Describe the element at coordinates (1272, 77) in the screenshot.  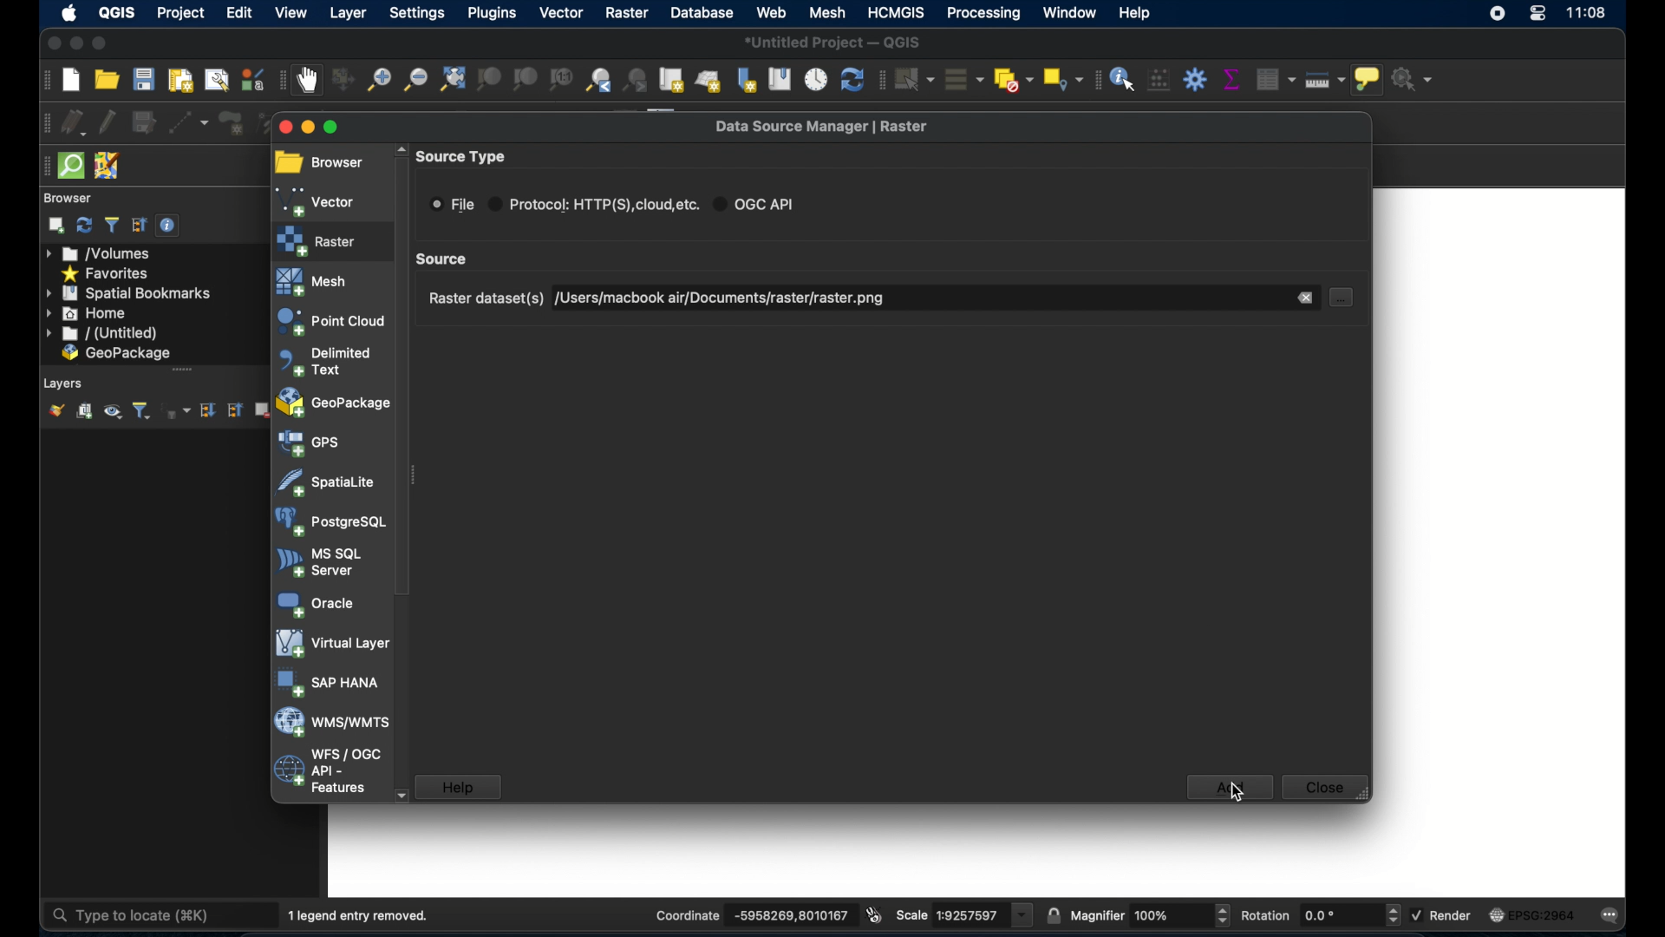
I see `open attribute table` at that location.